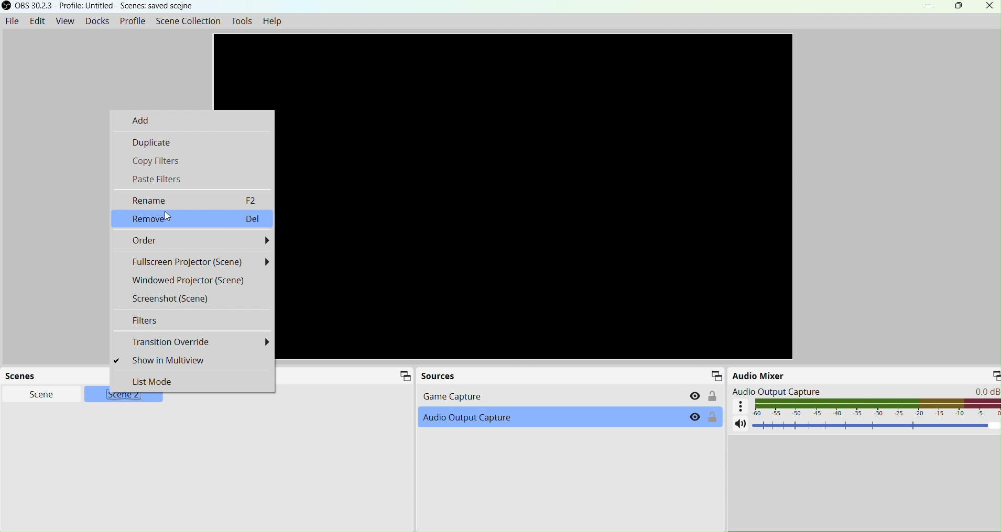  What do you see at coordinates (543, 396) in the screenshot?
I see `Game Capture` at bounding box center [543, 396].